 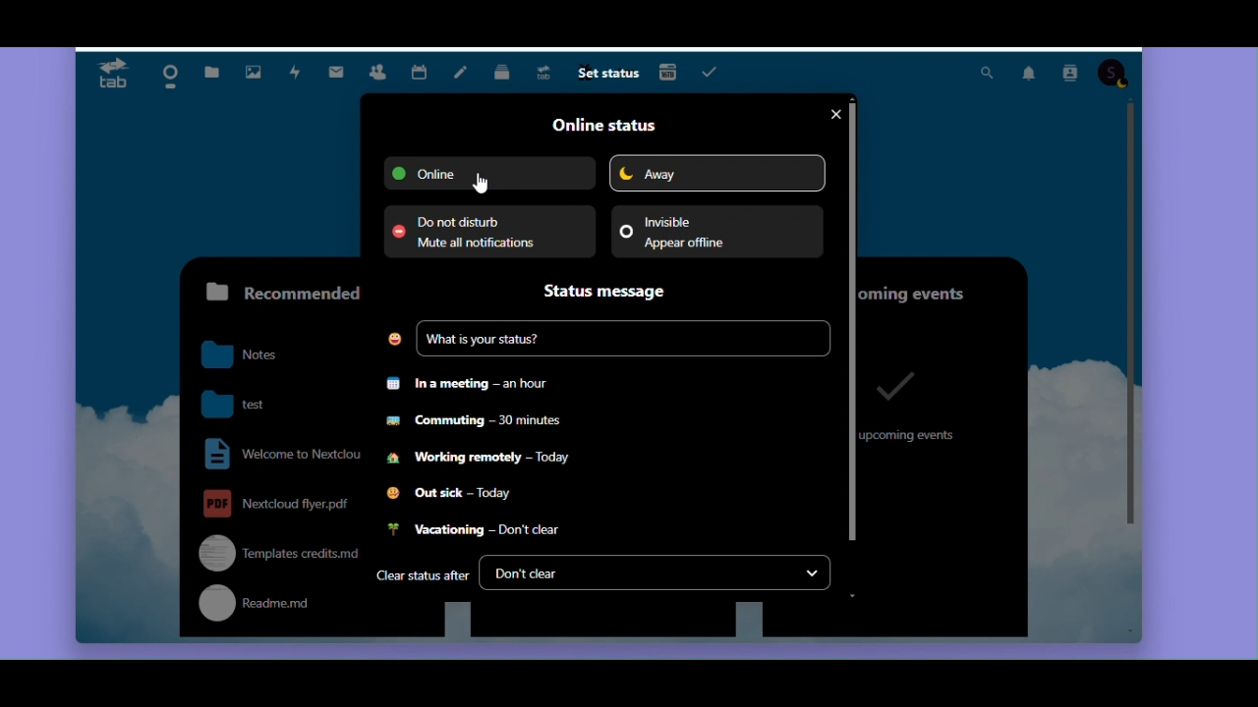 What do you see at coordinates (109, 77) in the screenshot?
I see `` at bounding box center [109, 77].